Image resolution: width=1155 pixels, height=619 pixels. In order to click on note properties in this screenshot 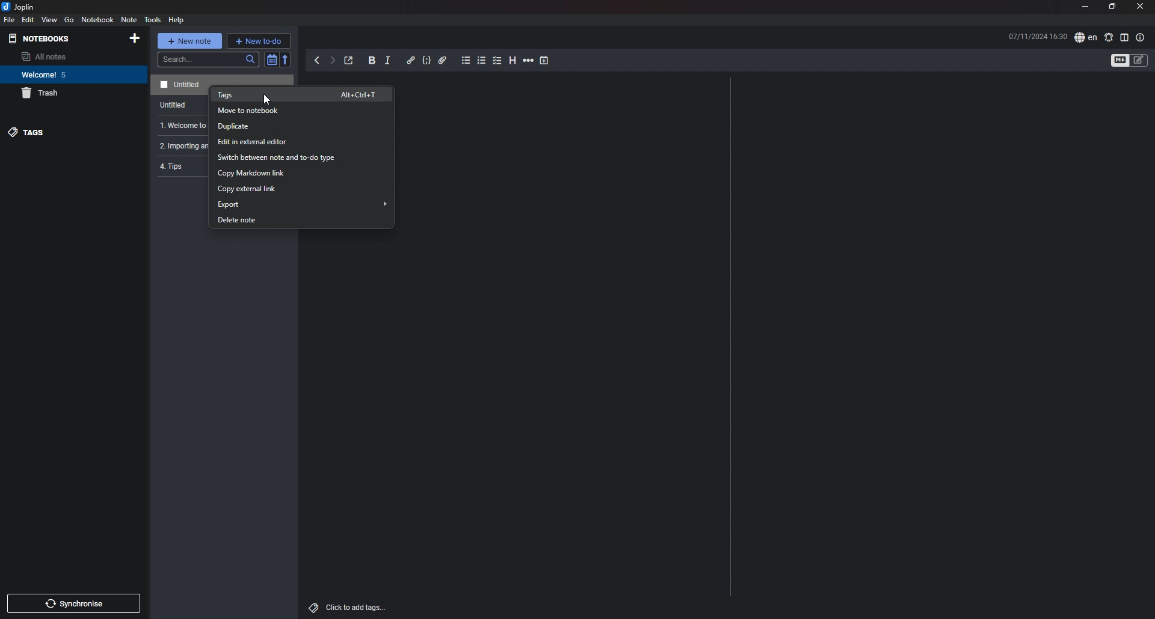, I will do `click(1140, 37)`.